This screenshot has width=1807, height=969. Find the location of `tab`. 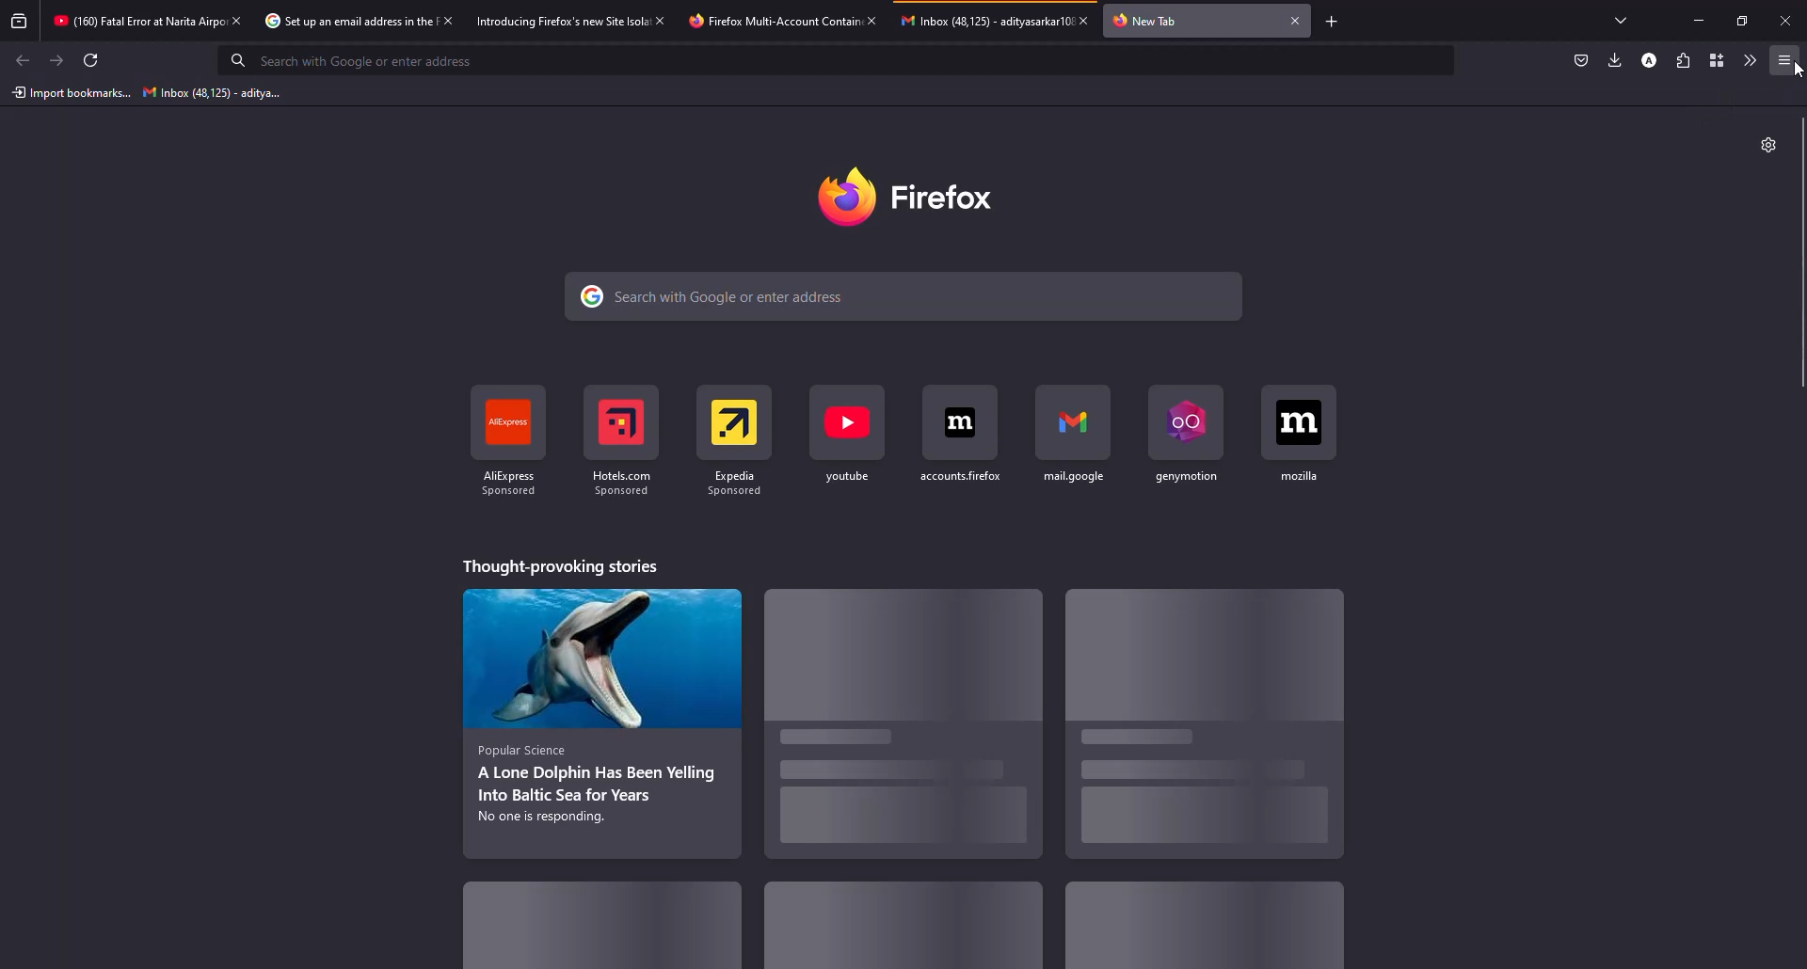

tab is located at coordinates (1155, 20).